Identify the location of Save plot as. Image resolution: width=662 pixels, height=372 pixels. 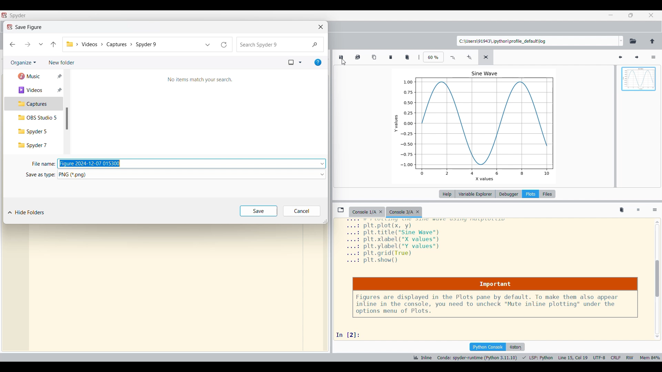
(341, 57).